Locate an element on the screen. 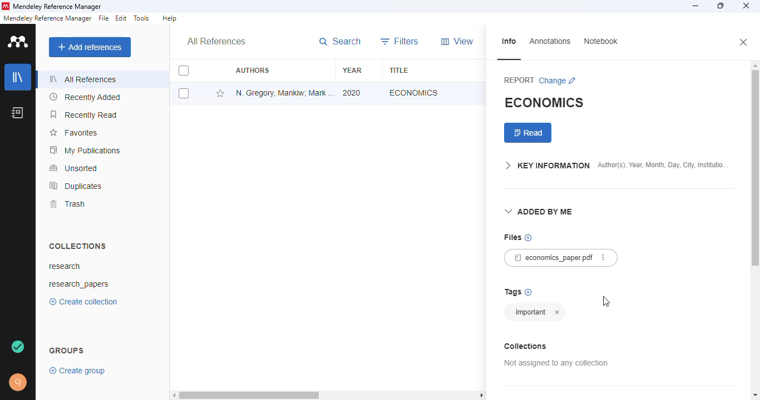 The height and width of the screenshot is (400, 760). no files chosen is located at coordinates (528, 238).